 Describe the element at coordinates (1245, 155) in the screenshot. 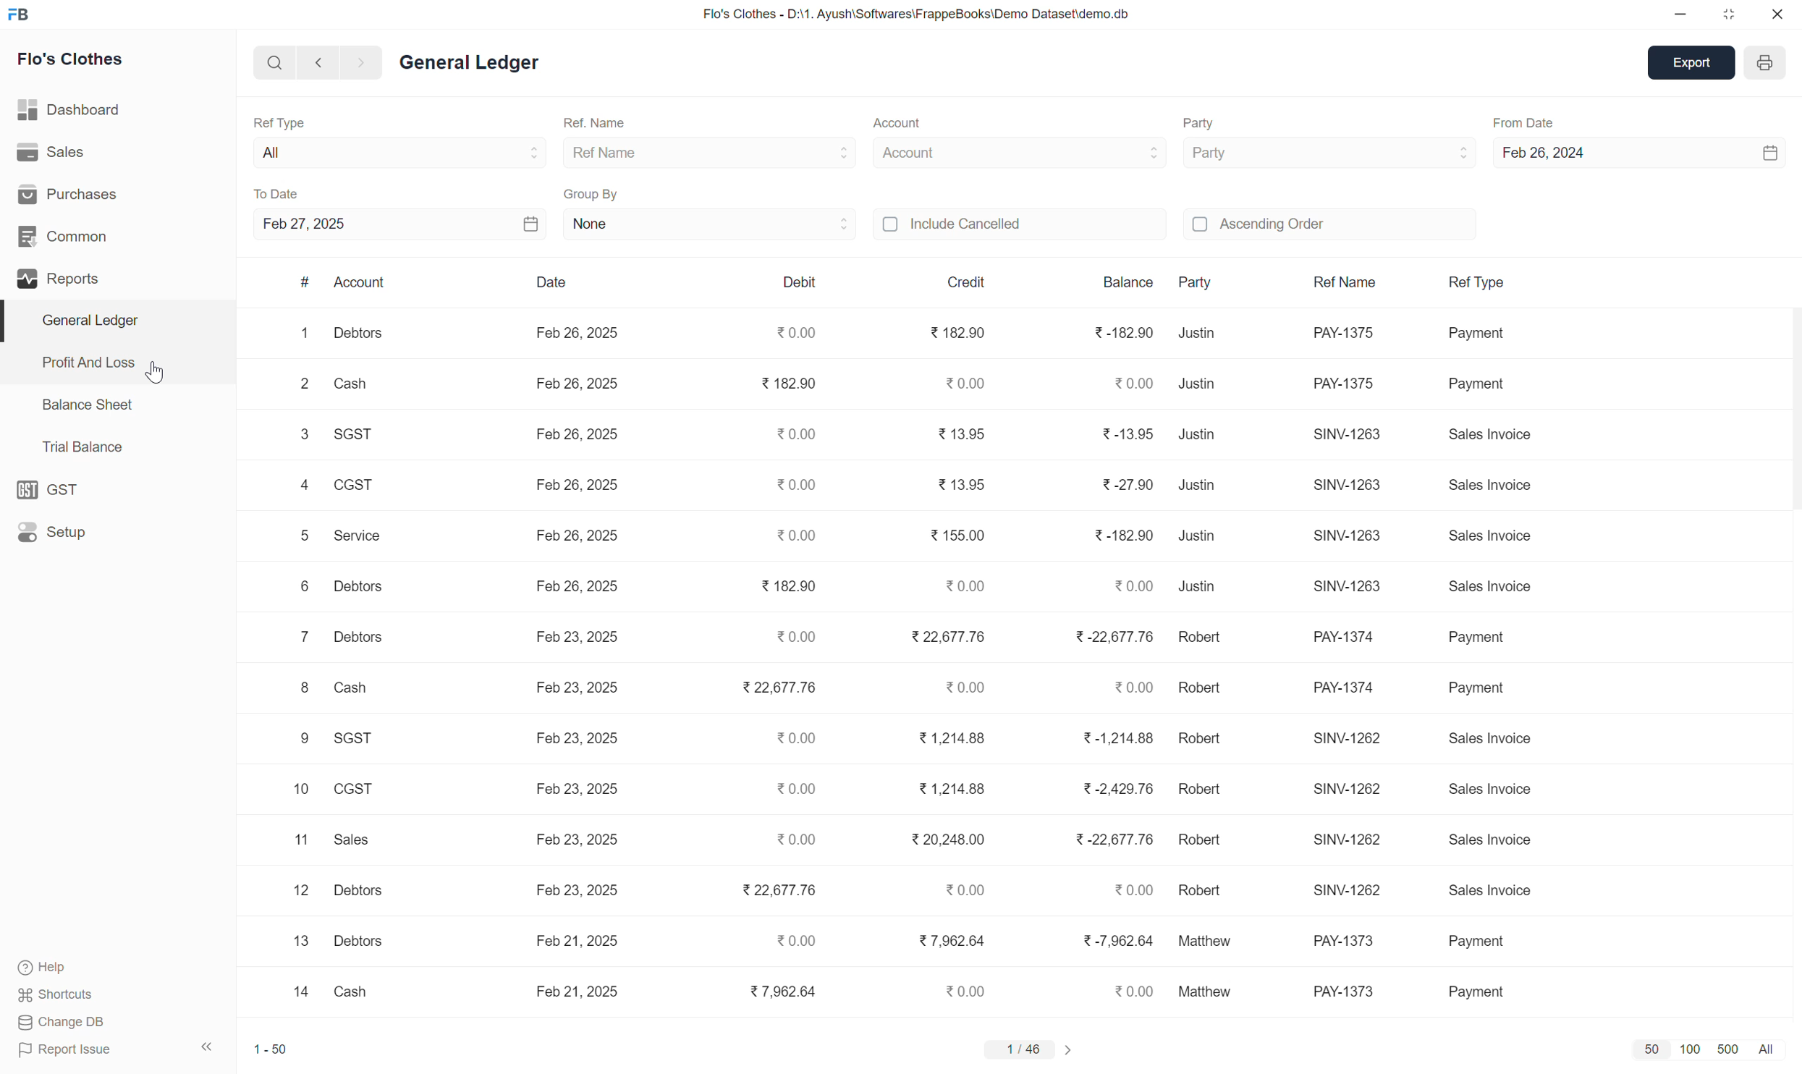

I see `Party` at that location.